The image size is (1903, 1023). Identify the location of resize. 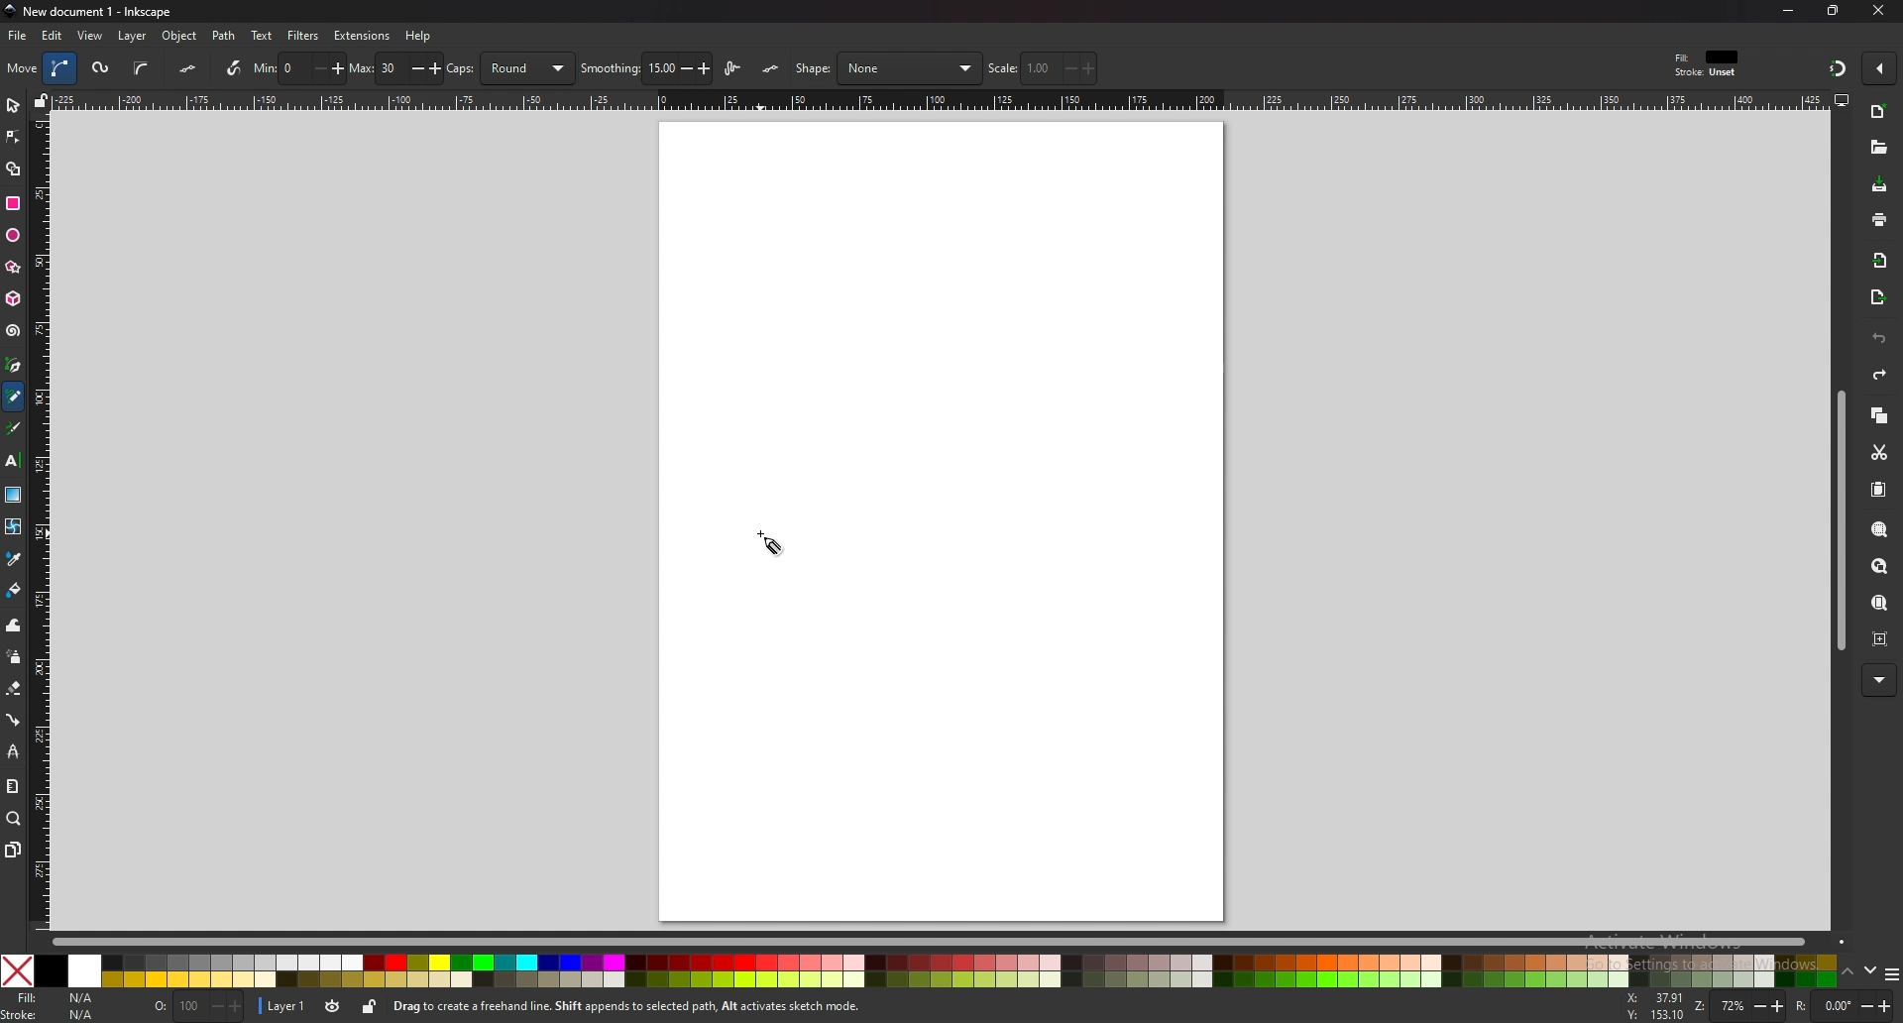
(1831, 11).